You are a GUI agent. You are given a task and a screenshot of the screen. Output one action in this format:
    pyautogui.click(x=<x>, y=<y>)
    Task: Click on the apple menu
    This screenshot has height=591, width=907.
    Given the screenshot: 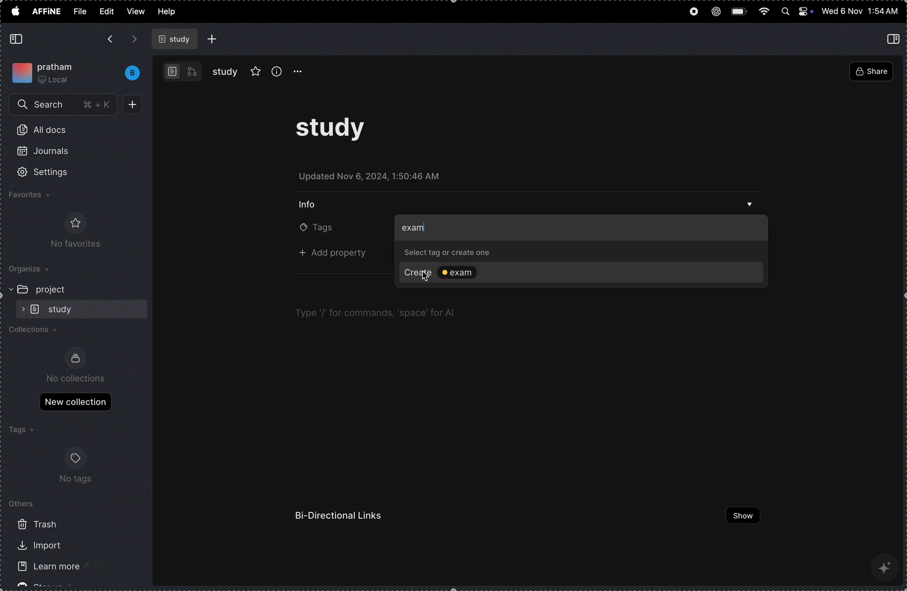 What is the action you would take?
    pyautogui.click(x=15, y=11)
    